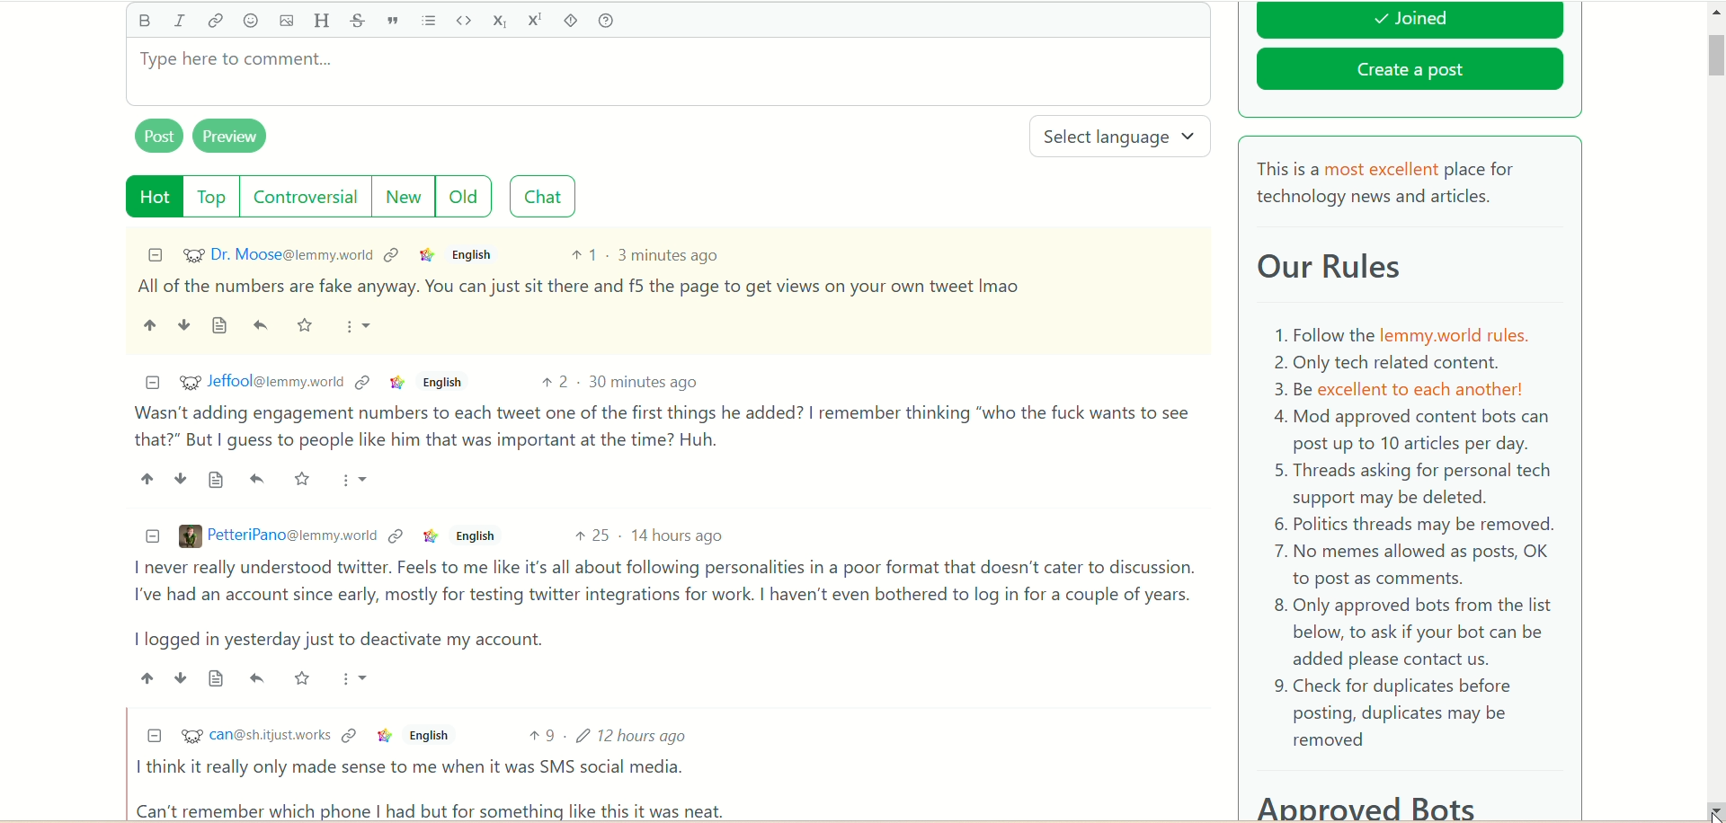  I want to click on top, so click(214, 197).